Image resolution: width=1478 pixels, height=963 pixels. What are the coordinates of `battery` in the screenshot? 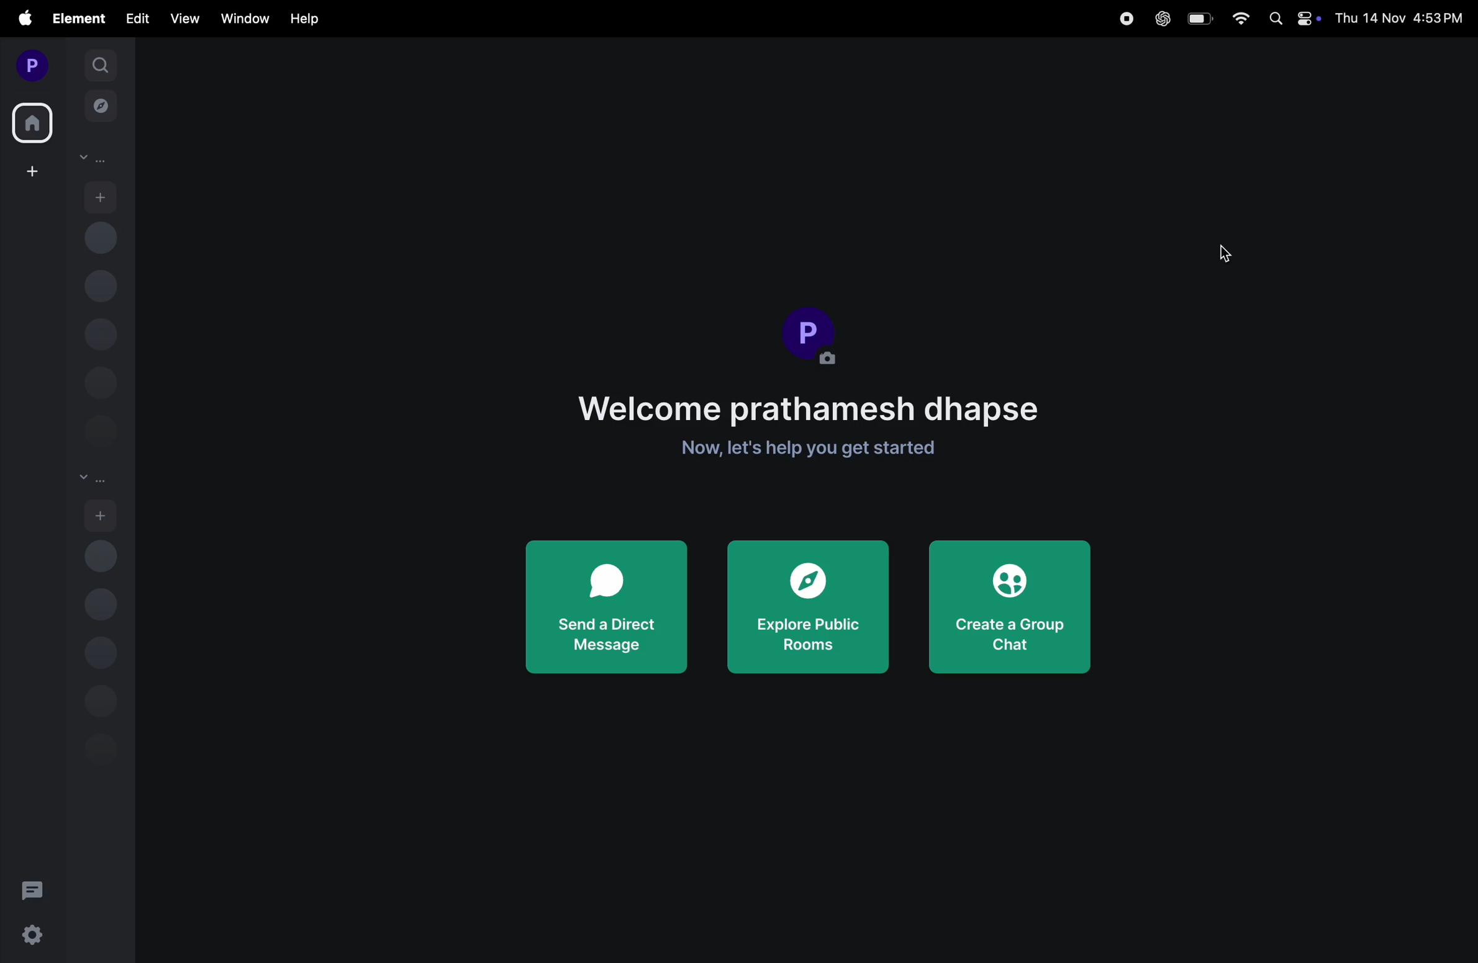 It's located at (1200, 19).